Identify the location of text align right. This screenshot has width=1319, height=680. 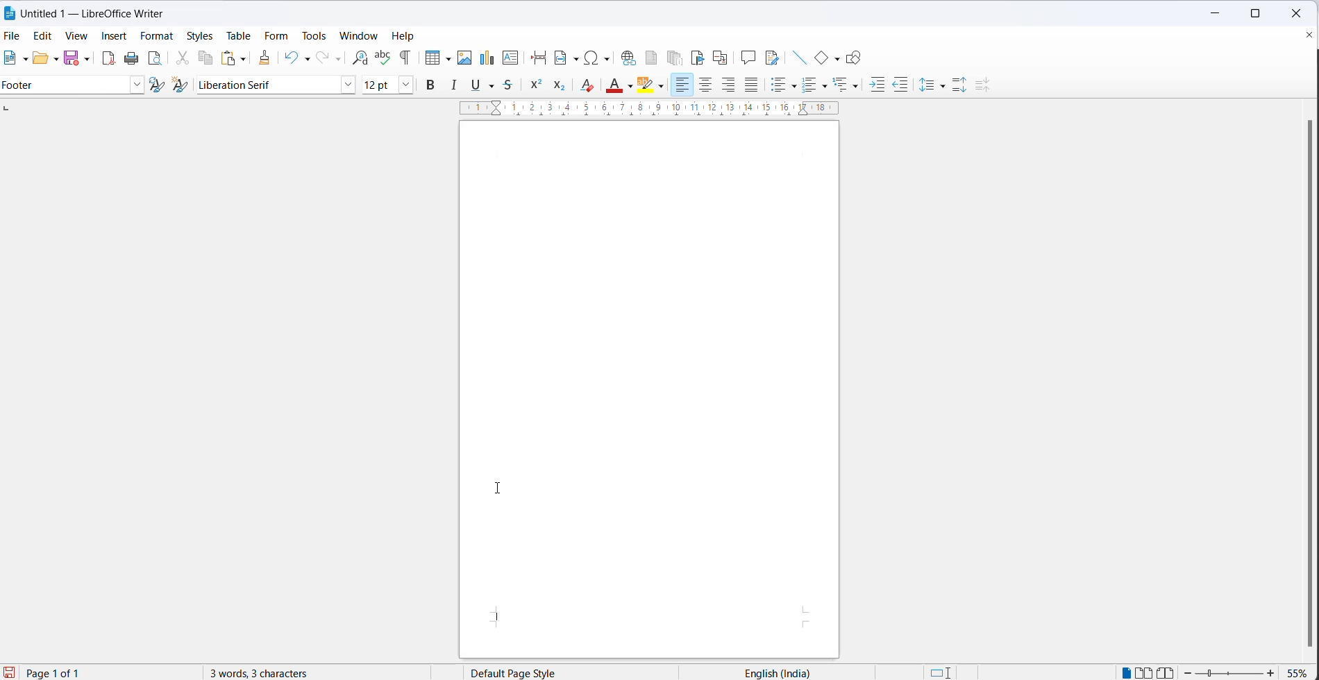
(729, 85).